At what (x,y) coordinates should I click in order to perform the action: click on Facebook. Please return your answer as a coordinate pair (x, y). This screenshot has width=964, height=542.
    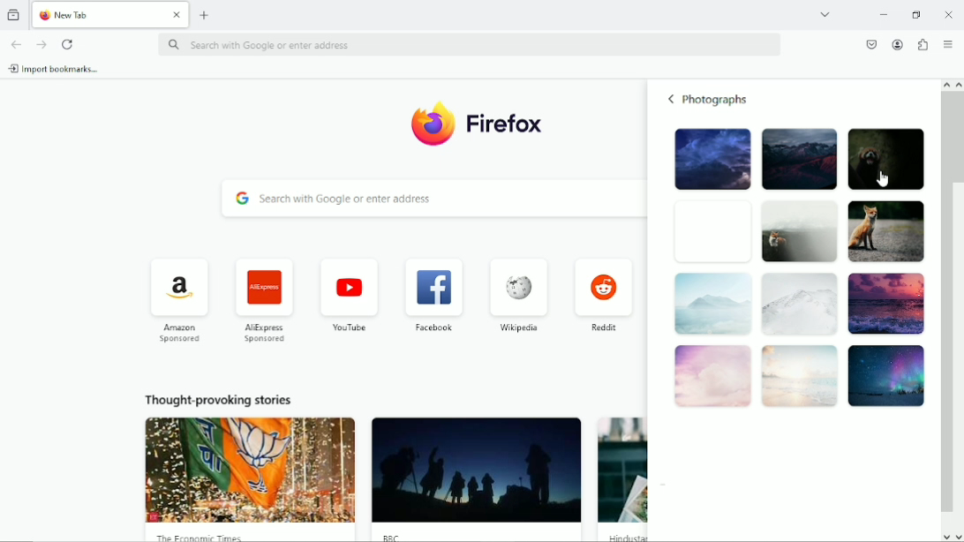
    Looking at the image, I should click on (433, 295).